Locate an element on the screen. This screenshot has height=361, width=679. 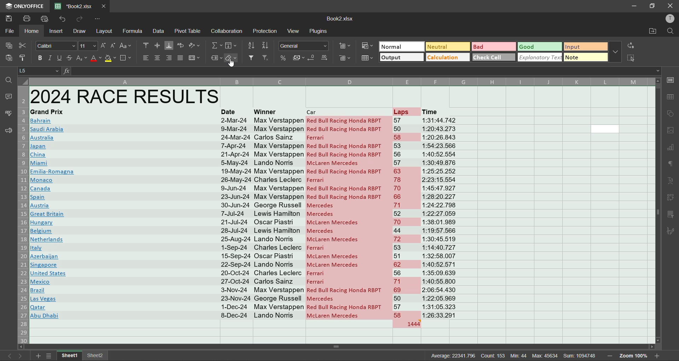
sort ascending is located at coordinates (251, 46).